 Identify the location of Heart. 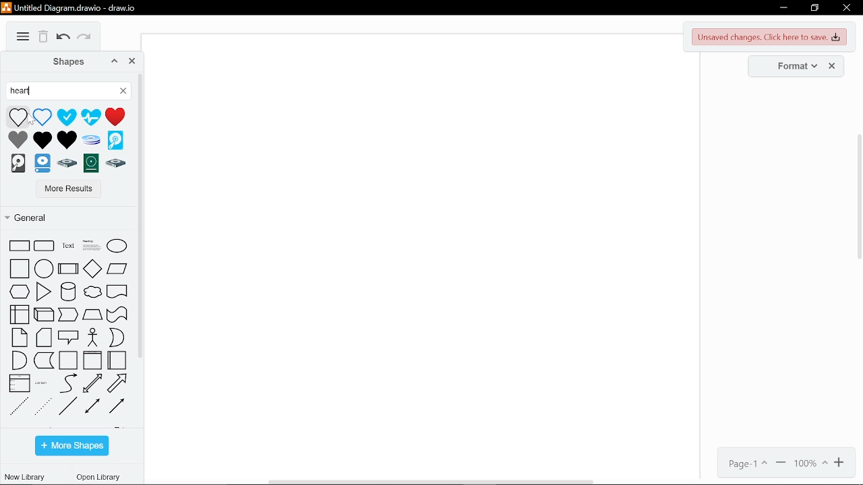
(119, 118).